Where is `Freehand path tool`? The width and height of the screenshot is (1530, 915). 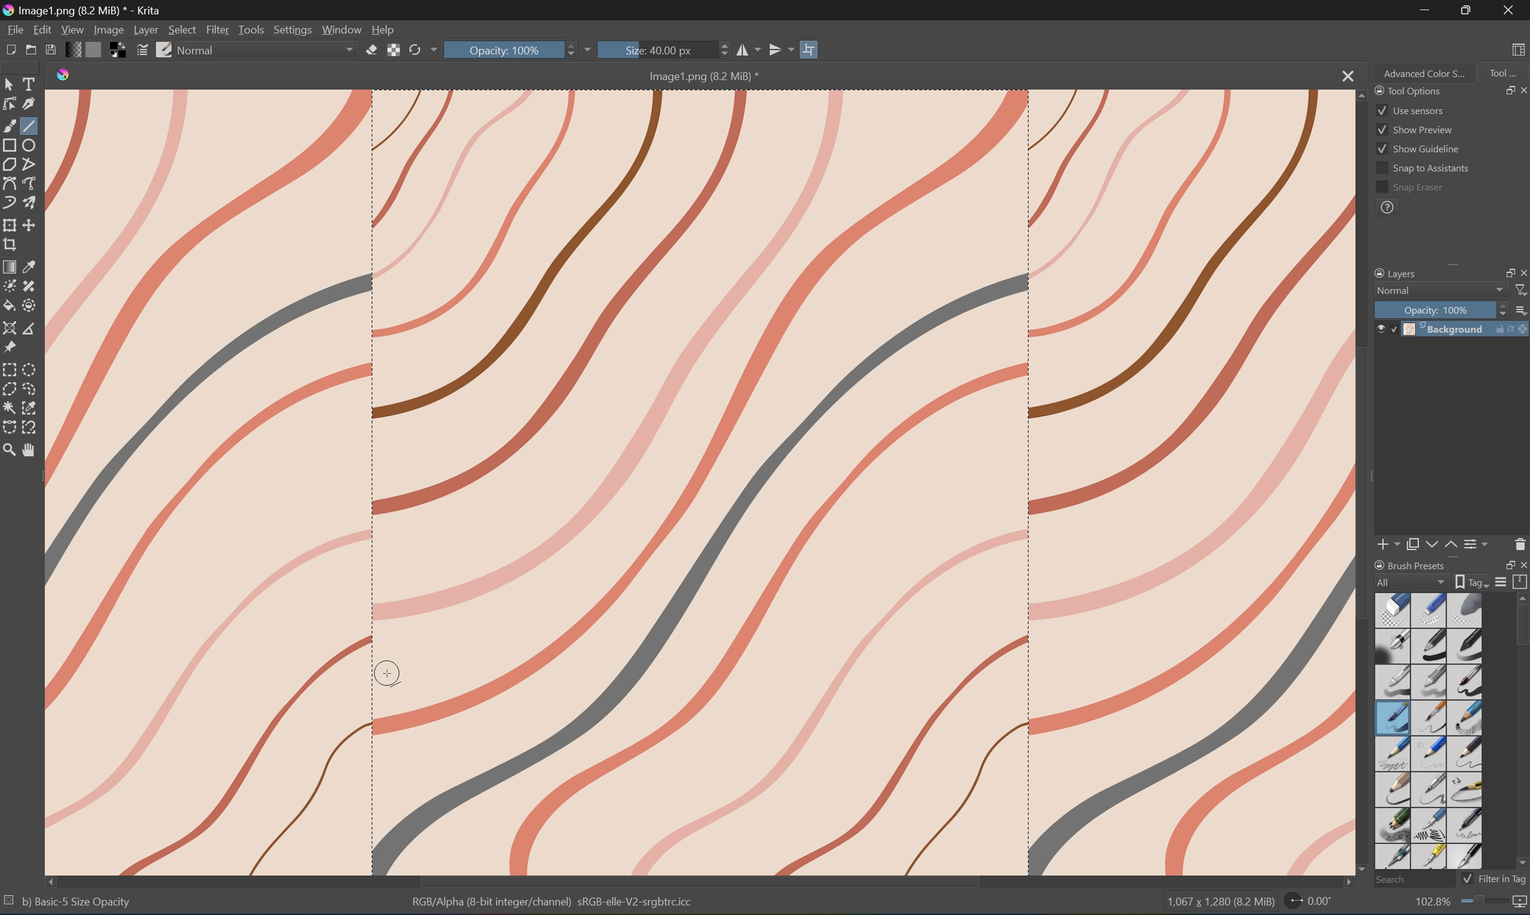
Freehand path tool is located at coordinates (31, 181).